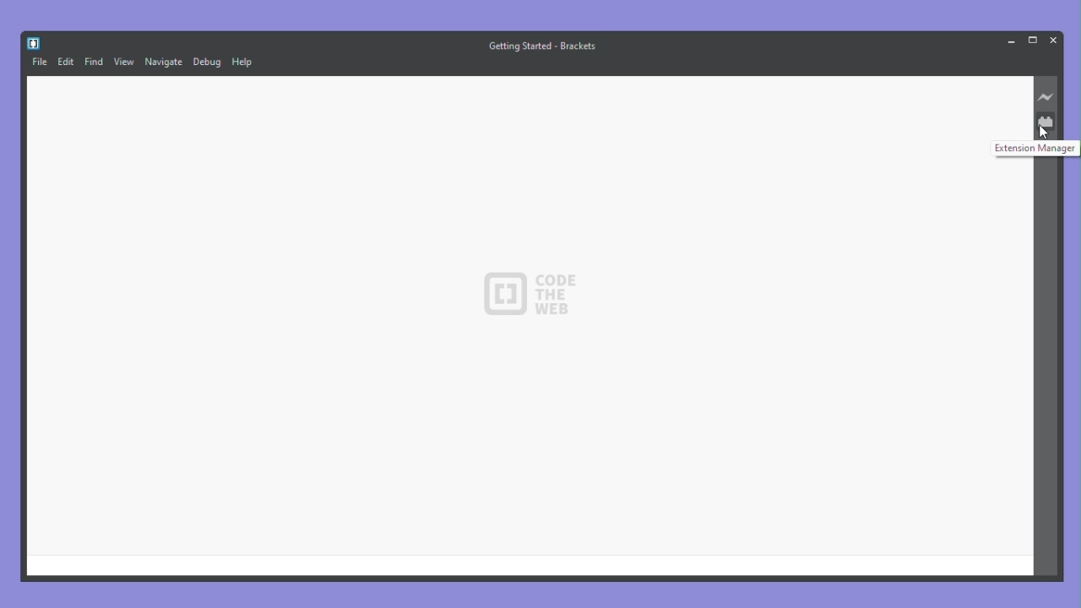 Image resolution: width=1081 pixels, height=608 pixels. I want to click on extension manager, so click(1044, 122).